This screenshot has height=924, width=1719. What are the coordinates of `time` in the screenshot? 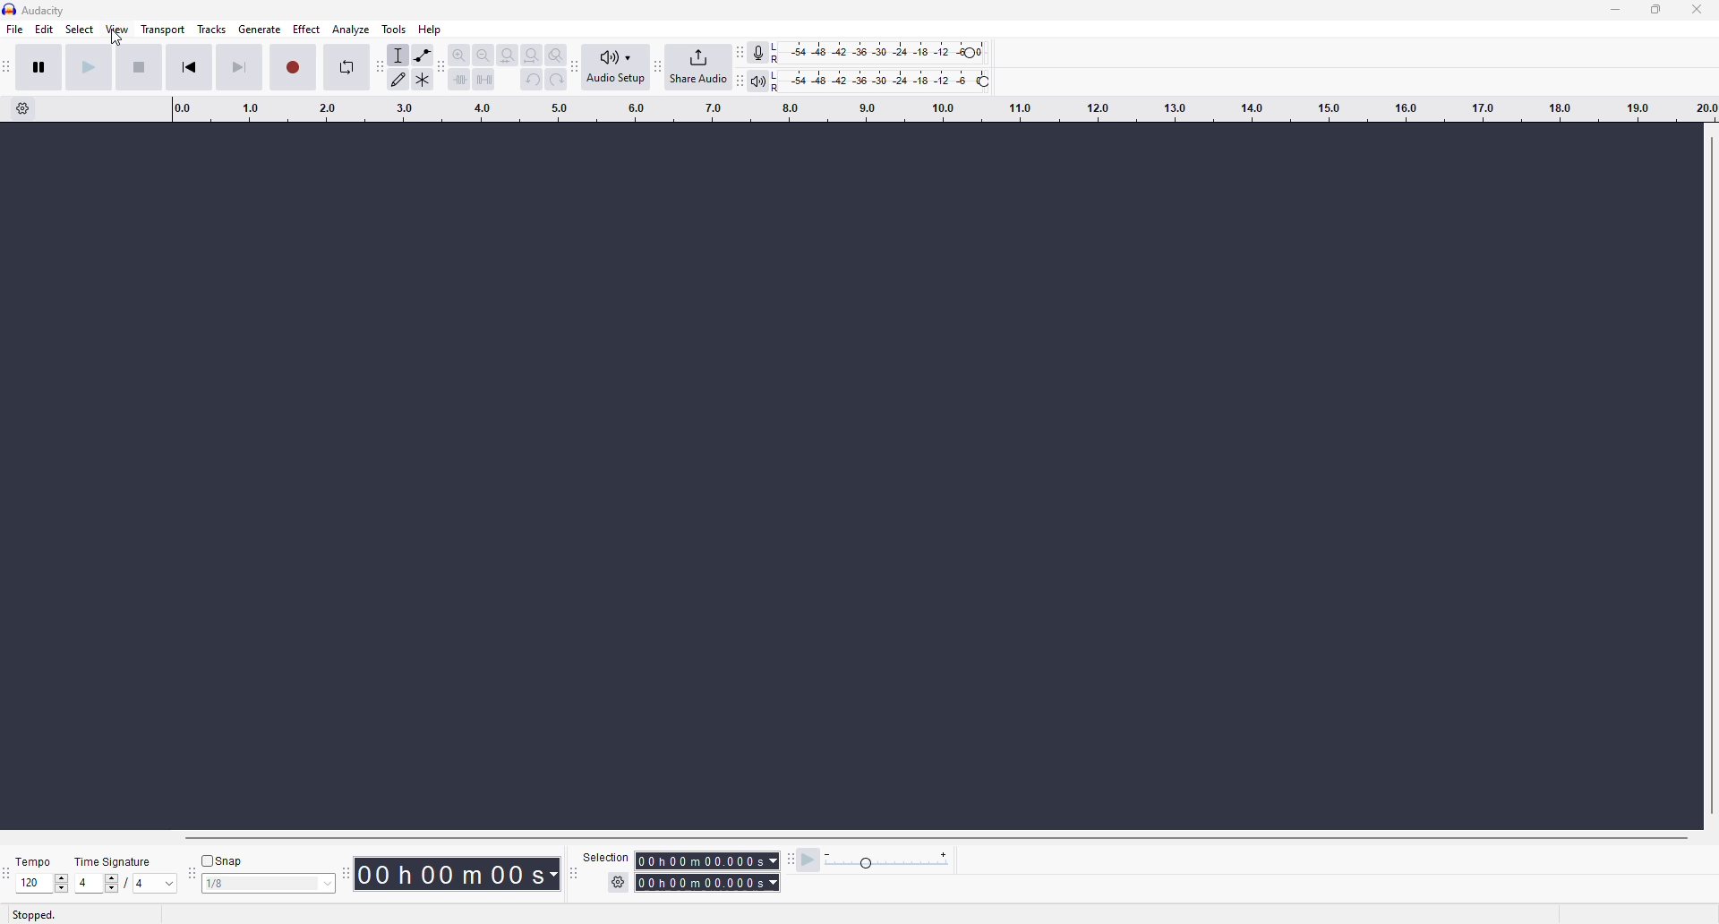 It's located at (459, 872).